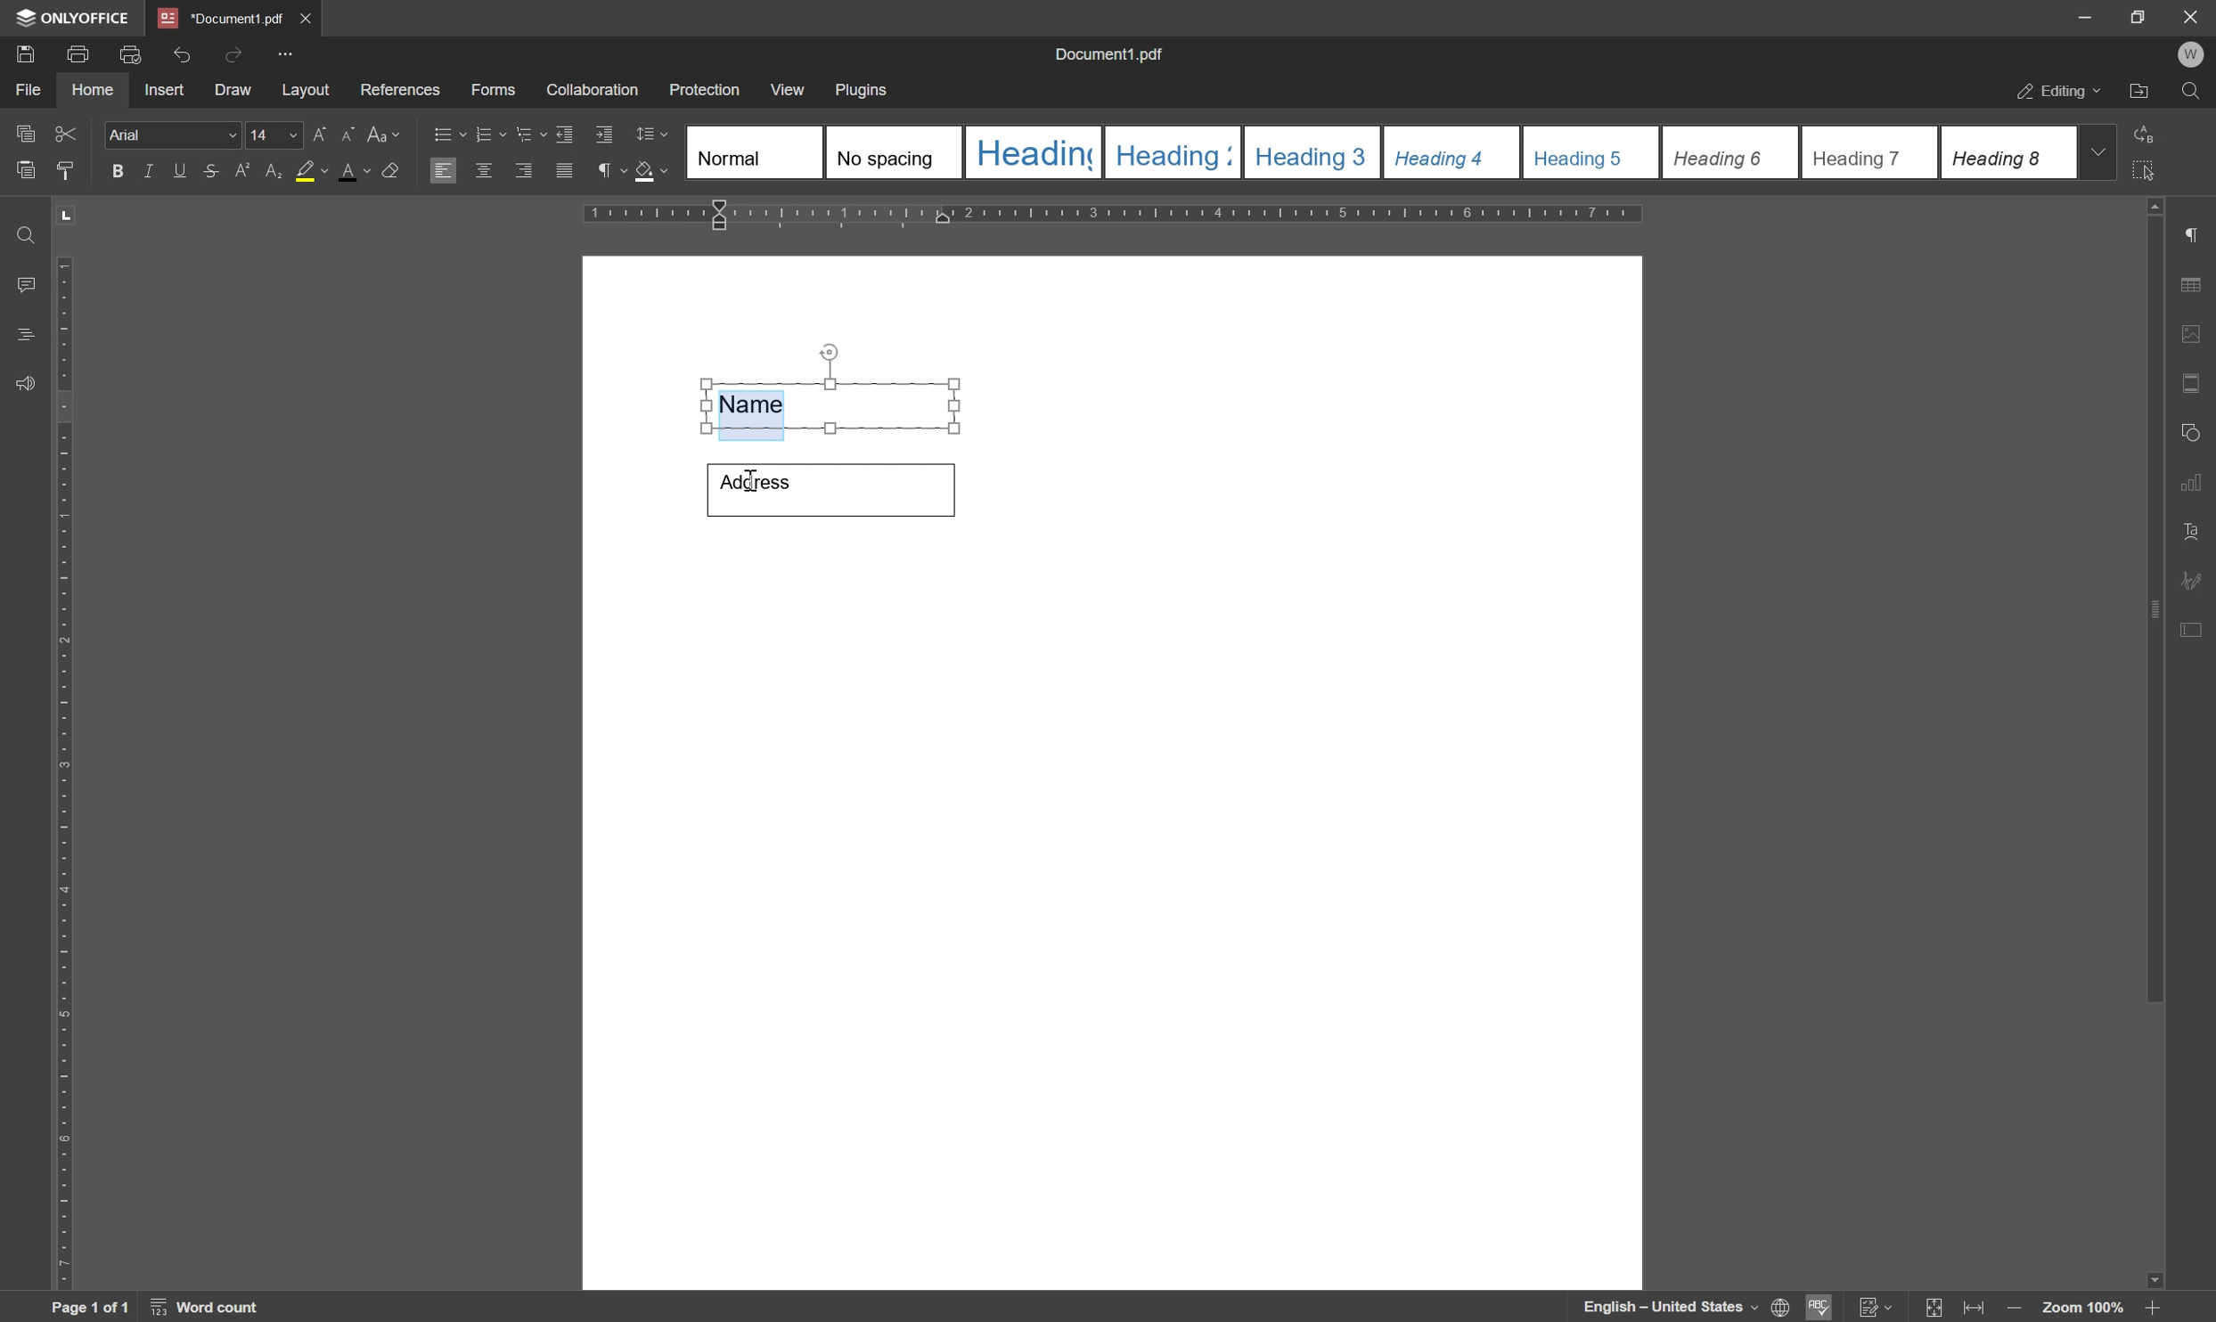  Describe the element at coordinates (300, 170) in the screenshot. I see `highlight color` at that location.